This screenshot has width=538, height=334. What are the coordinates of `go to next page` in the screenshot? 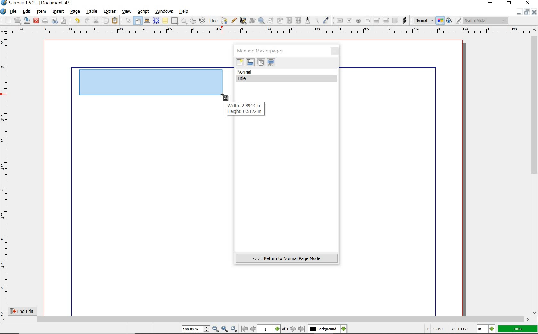 It's located at (294, 329).